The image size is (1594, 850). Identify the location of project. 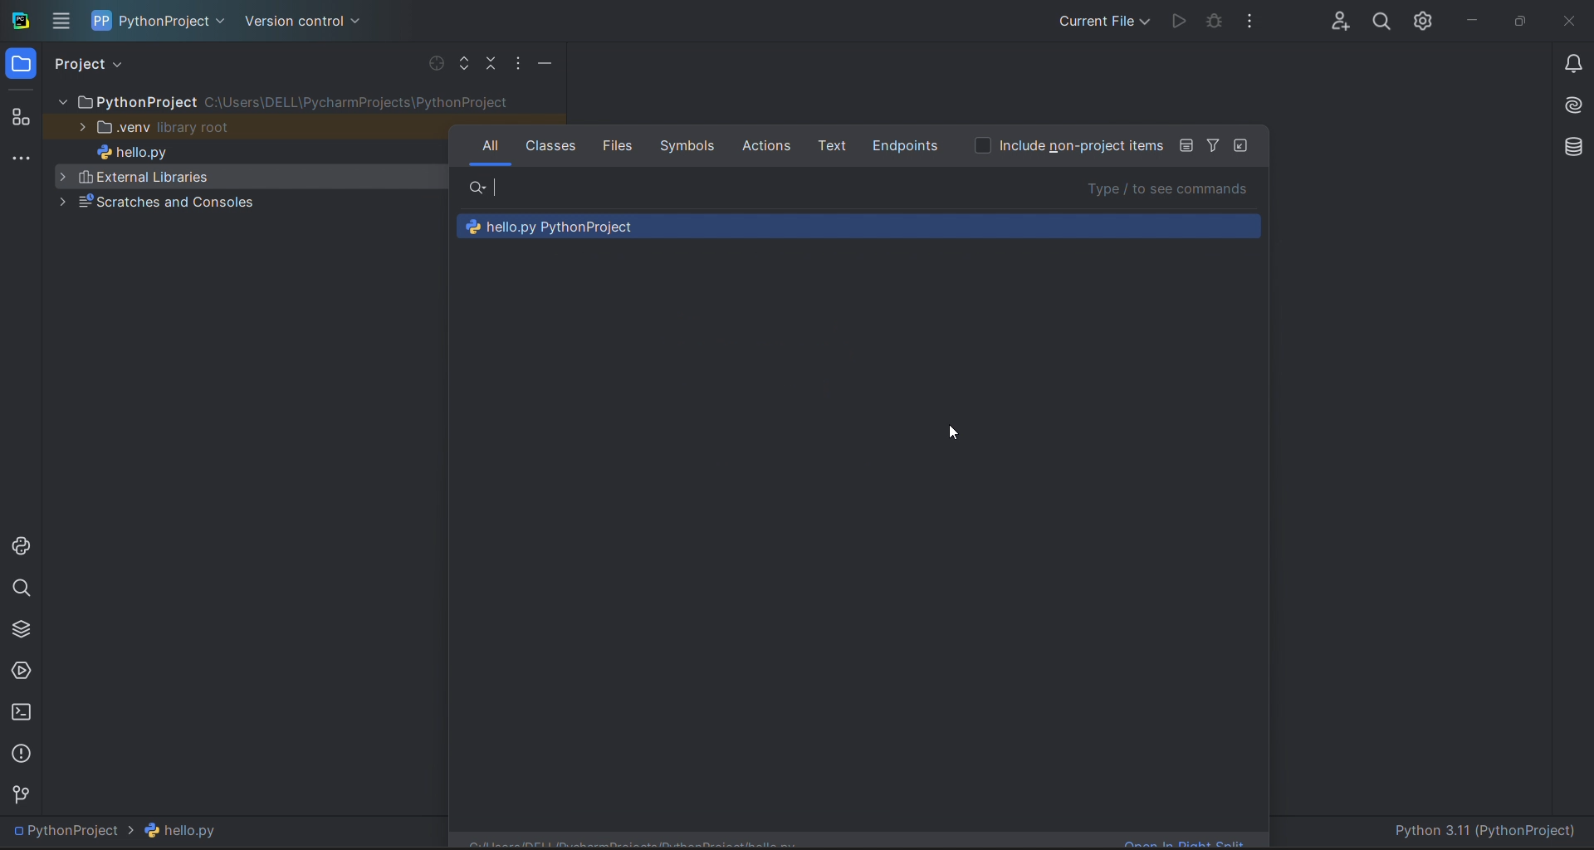
(159, 22).